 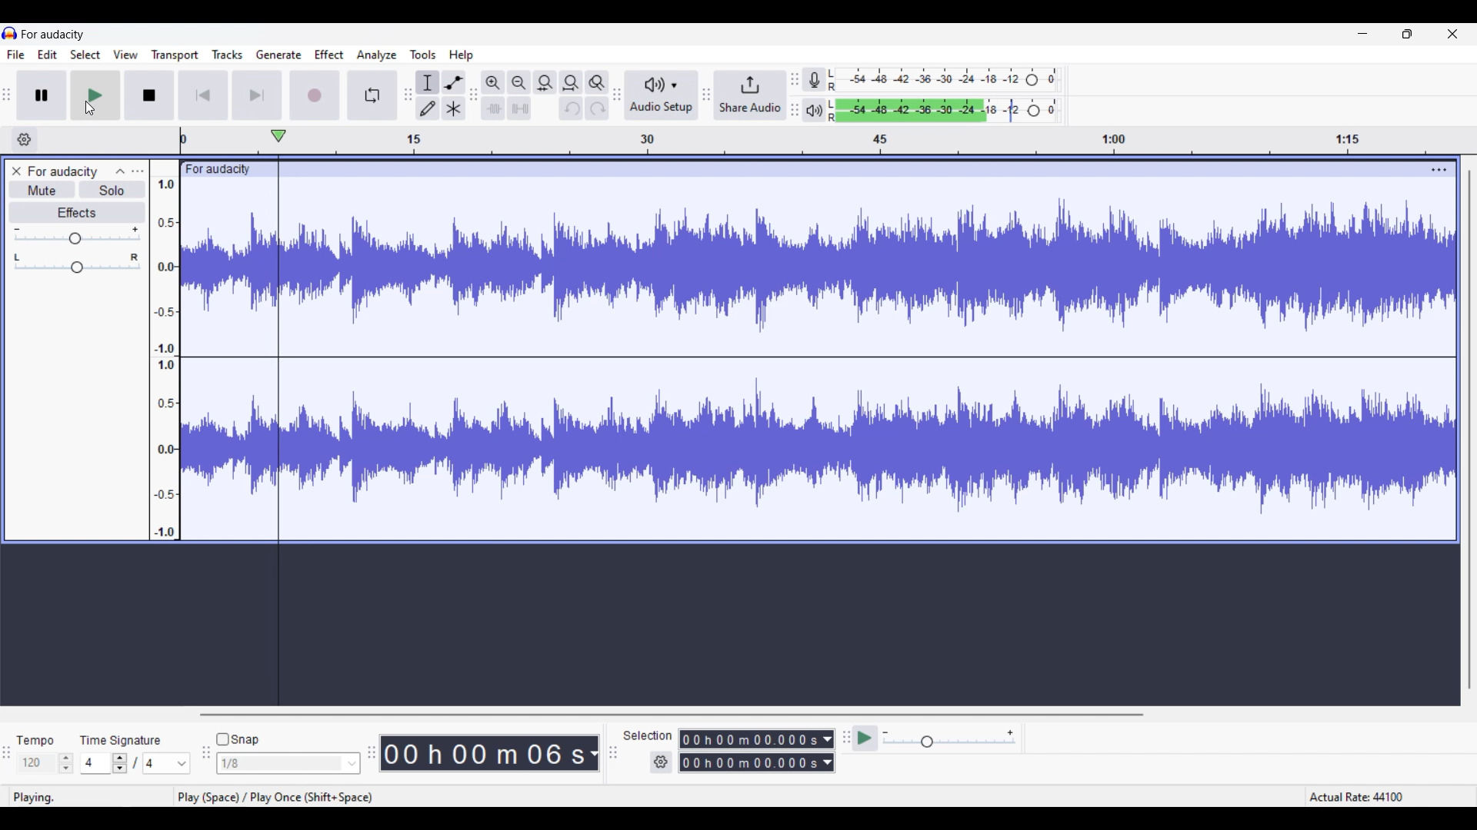 What do you see at coordinates (48, 762) in the screenshot?
I see `Tempo settings` at bounding box center [48, 762].